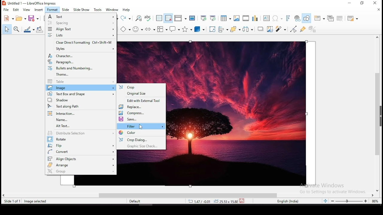 Image resolution: width=383 pixels, height=215 pixels. What do you see at coordinates (81, 75) in the screenshot?
I see `theme` at bounding box center [81, 75].